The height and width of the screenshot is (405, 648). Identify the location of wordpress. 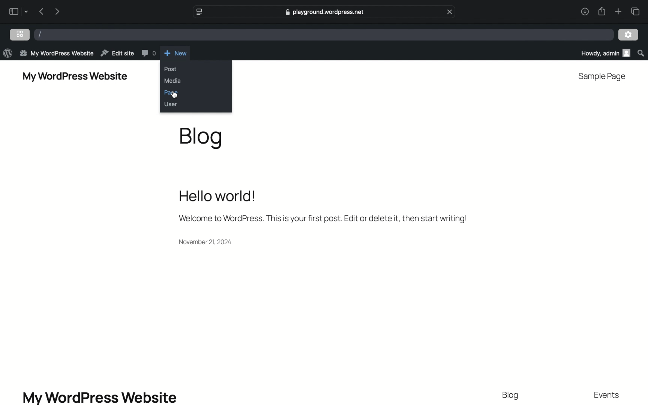
(7, 53).